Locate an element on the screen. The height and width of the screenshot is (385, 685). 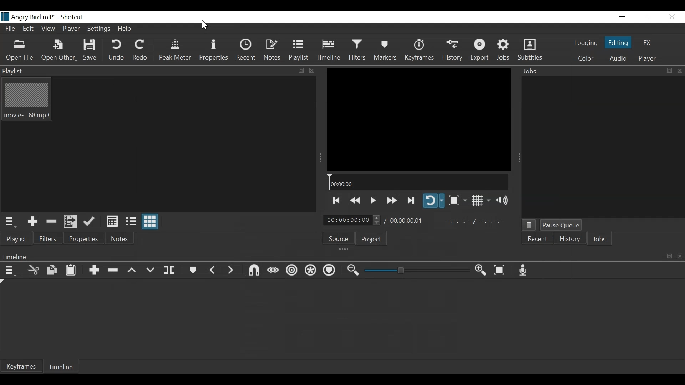
Add file to the playlist is located at coordinates (72, 222).